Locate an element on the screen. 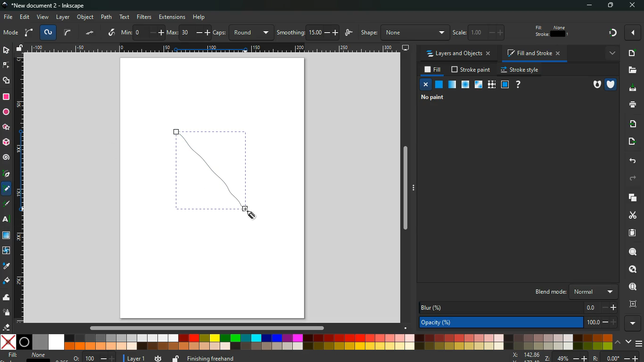   is located at coordinates (199, 16).